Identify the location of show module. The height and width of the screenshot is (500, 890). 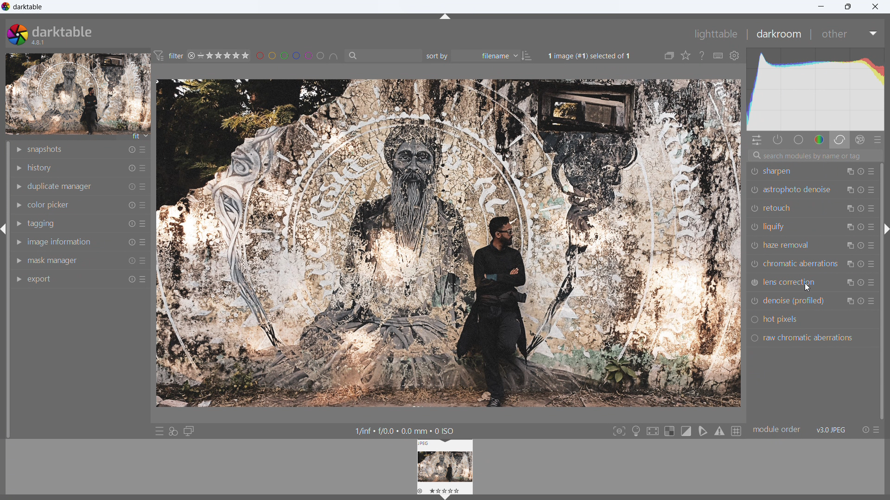
(19, 205).